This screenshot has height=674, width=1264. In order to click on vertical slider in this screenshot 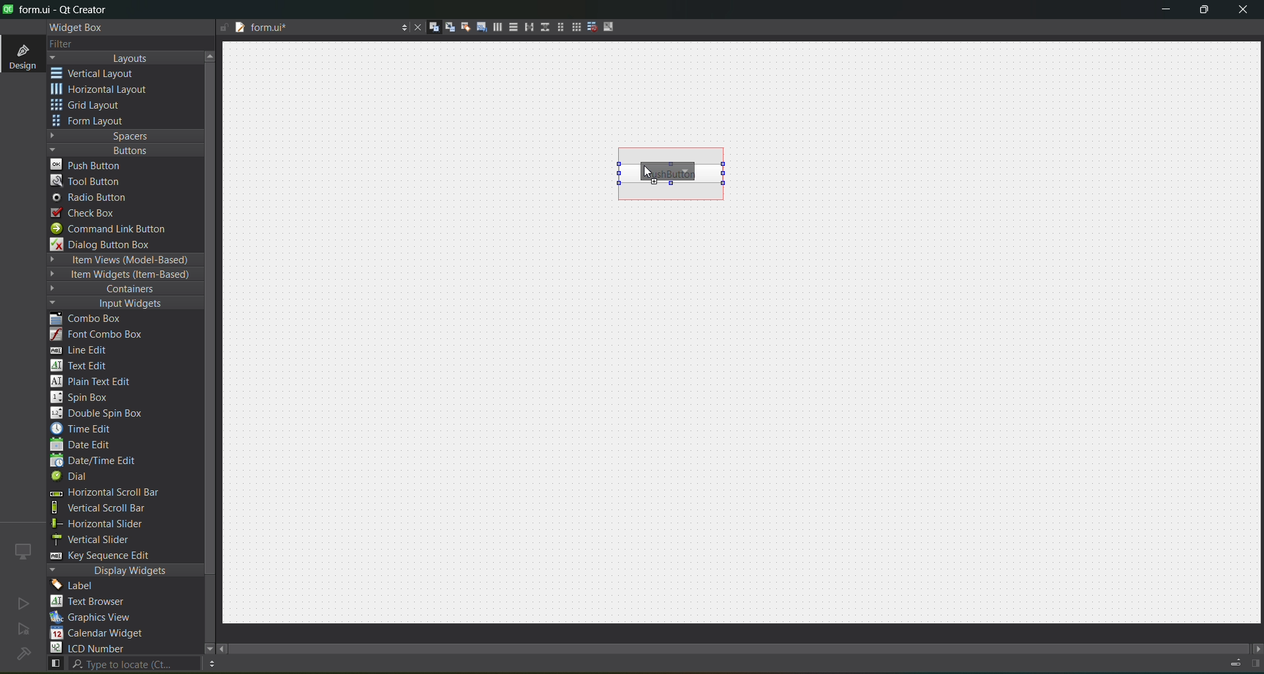, I will do `click(103, 539)`.